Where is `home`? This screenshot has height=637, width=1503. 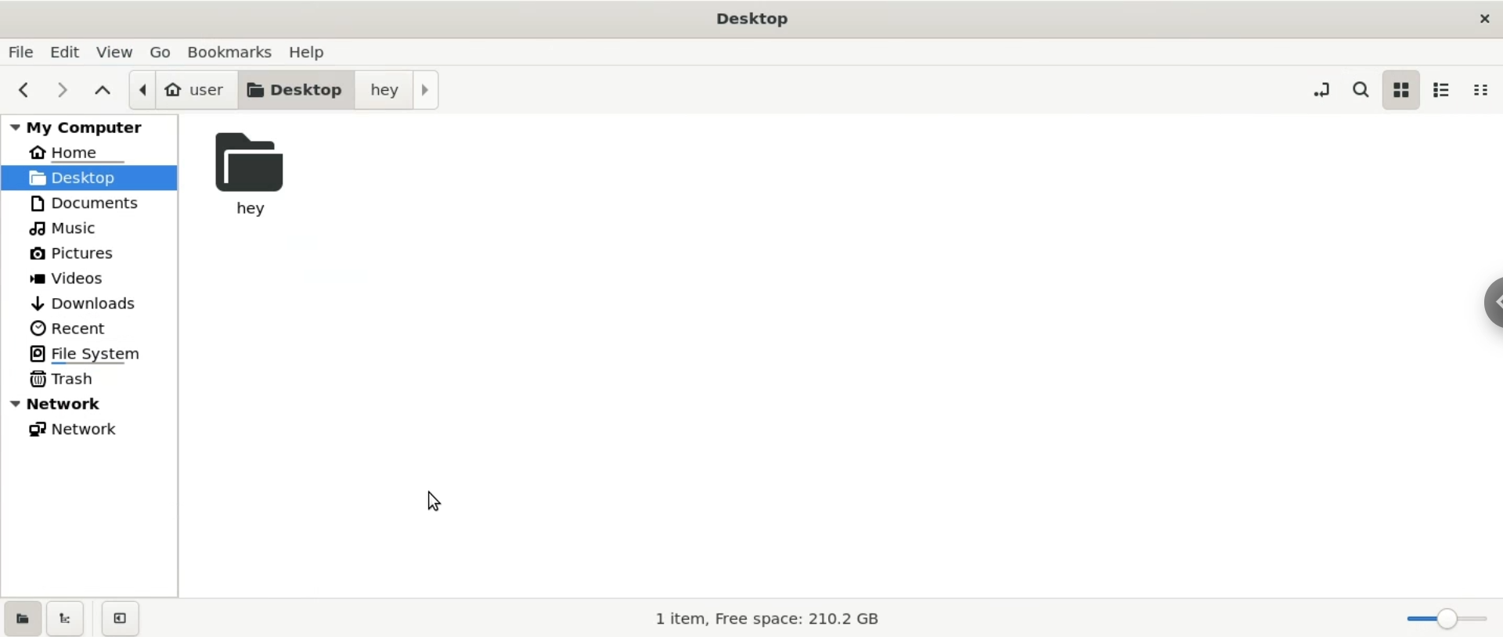 home is located at coordinates (95, 154).